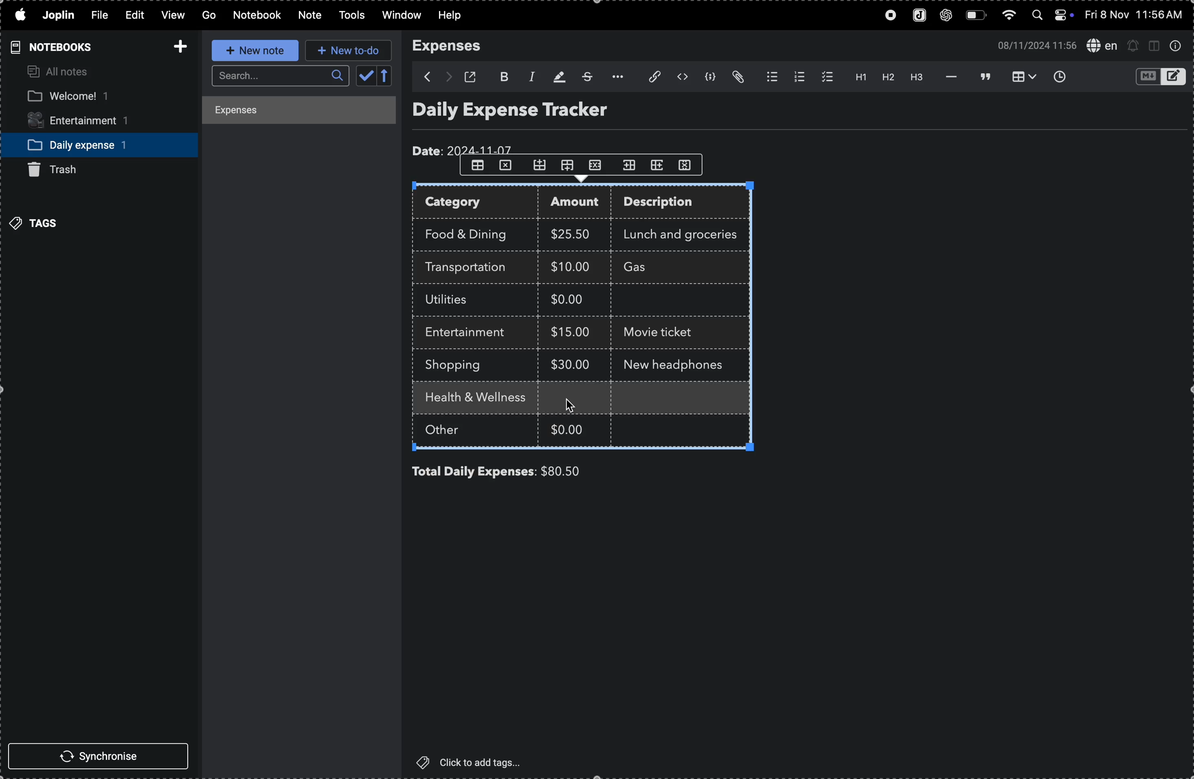 The image size is (1194, 779). What do you see at coordinates (1019, 77) in the screenshot?
I see `table view` at bounding box center [1019, 77].